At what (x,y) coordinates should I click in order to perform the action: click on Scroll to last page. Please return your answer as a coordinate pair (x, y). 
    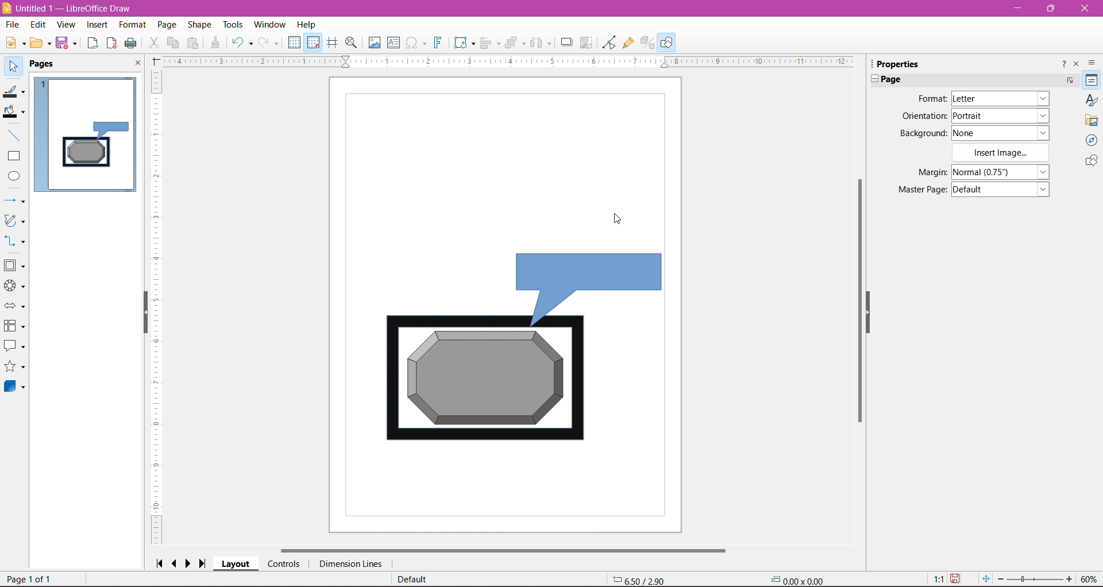
    Looking at the image, I should click on (206, 562).